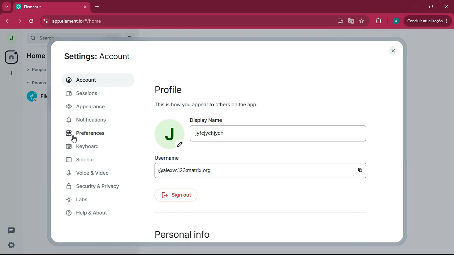  What do you see at coordinates (206, 120) in the screenshot?
I see `display name` at bounding box center [206, 120].